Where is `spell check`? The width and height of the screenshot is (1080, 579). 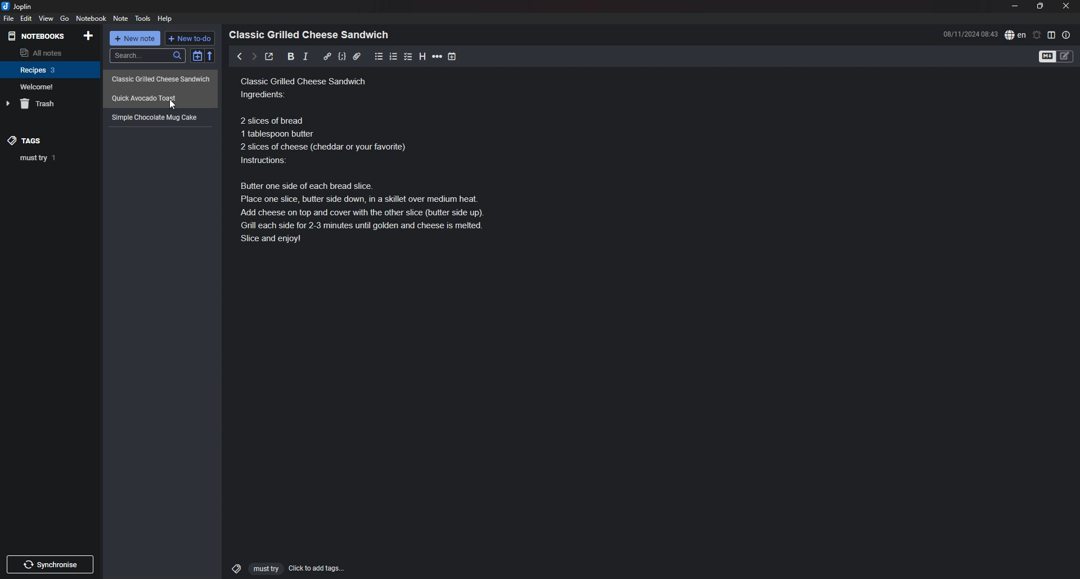
spell check is located at coordinates (1015, 34).